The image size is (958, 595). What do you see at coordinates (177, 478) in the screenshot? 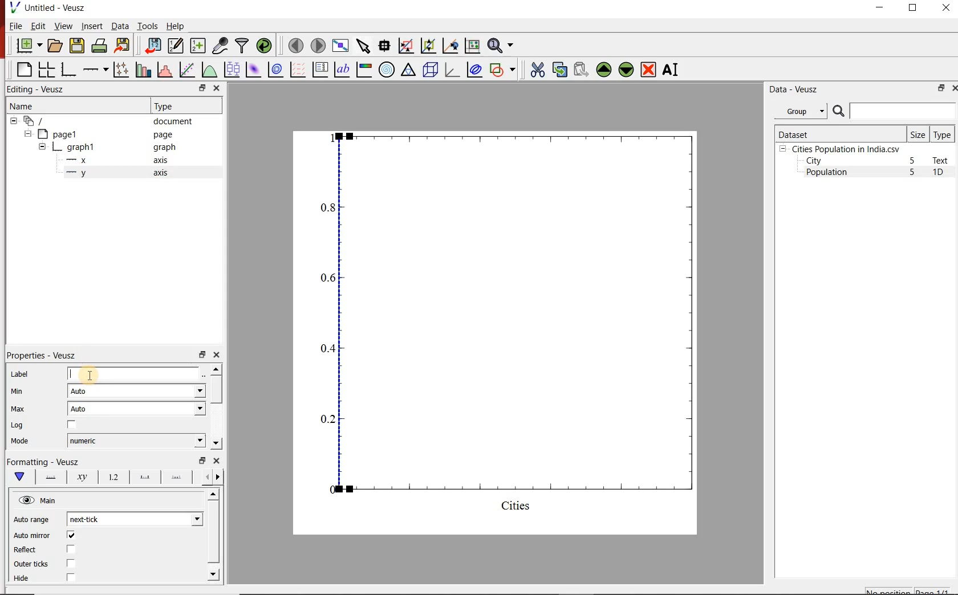
I see `minor ticks` at bounding box center [177, 478].